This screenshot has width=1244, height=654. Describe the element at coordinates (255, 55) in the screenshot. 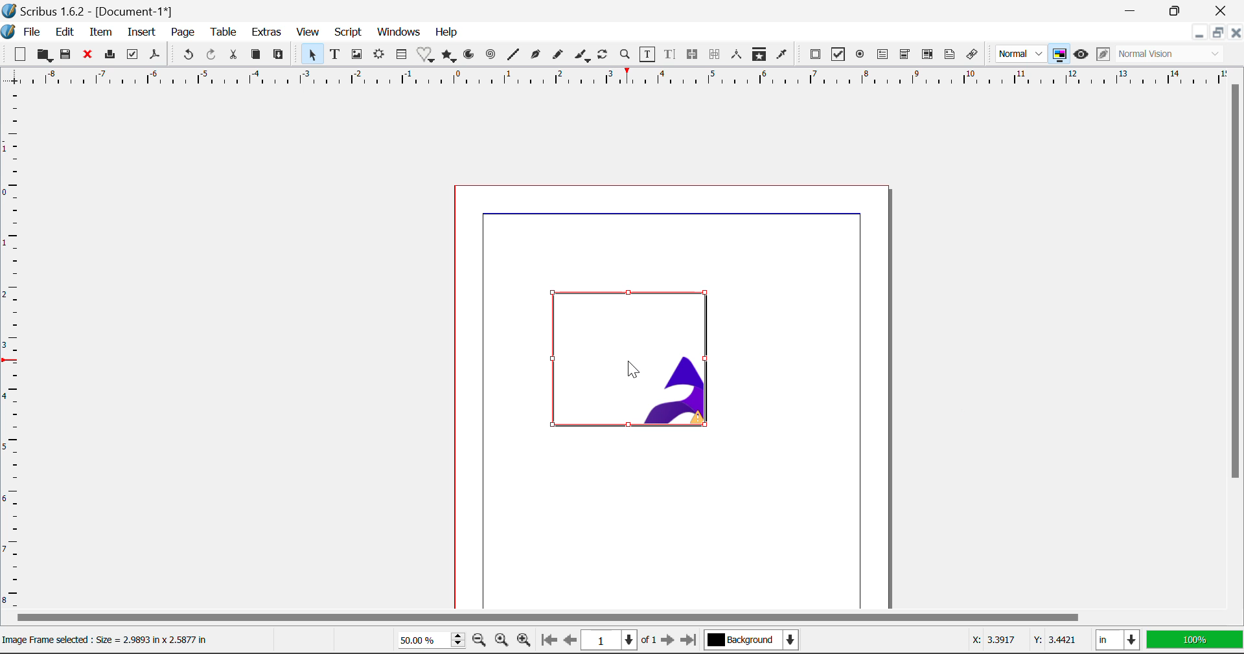

I see `Copy` at that location.